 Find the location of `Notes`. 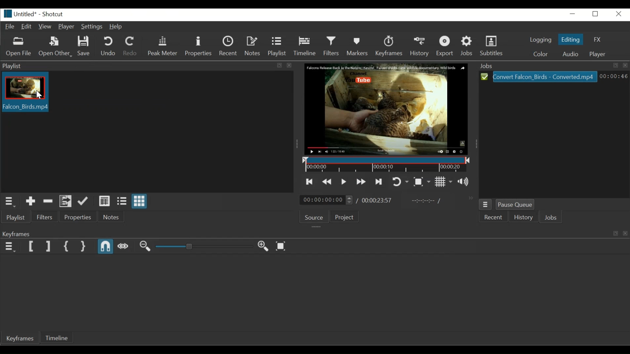

Notes is located at coordinates (111, 217).